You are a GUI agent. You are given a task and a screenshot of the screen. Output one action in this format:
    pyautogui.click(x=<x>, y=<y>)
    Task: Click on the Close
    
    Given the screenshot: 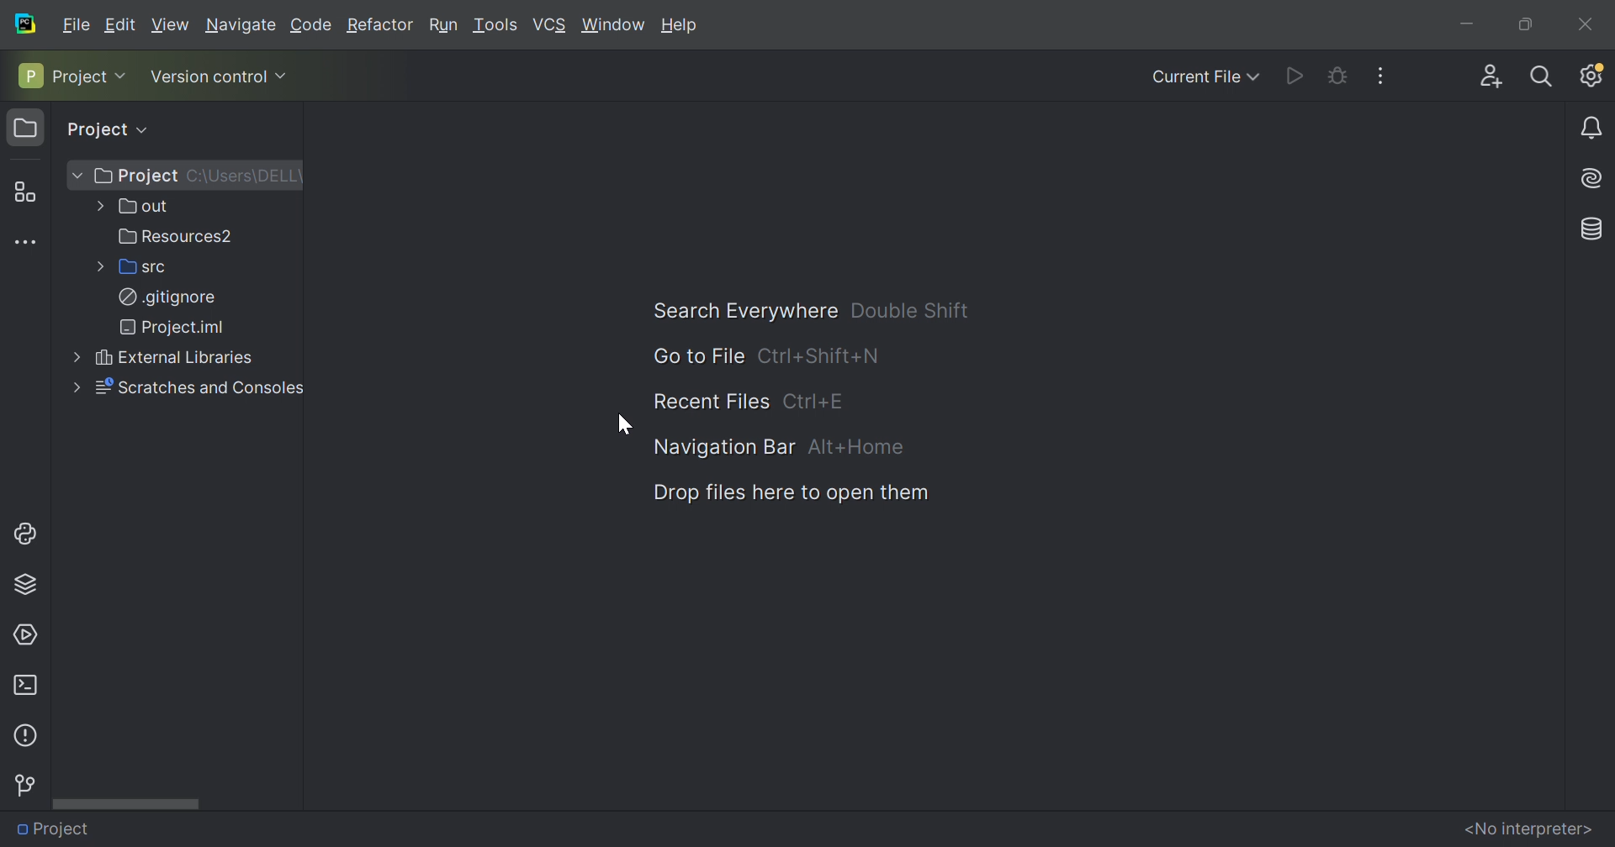 What is the action you would take?
    pyautogui.click(x=1585, y=20)
    